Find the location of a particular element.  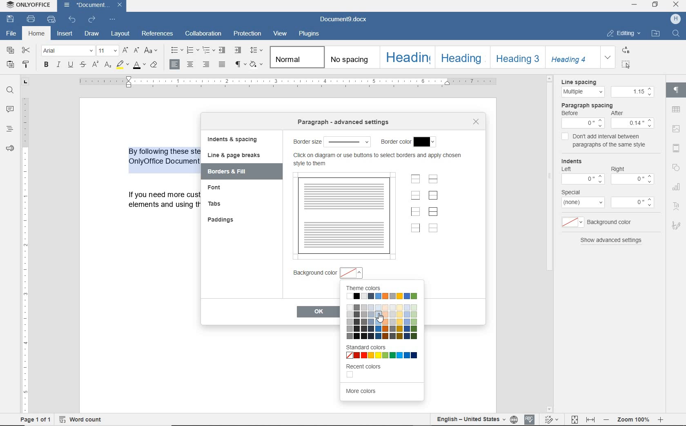

color shades is located at coordinates (383, 316).